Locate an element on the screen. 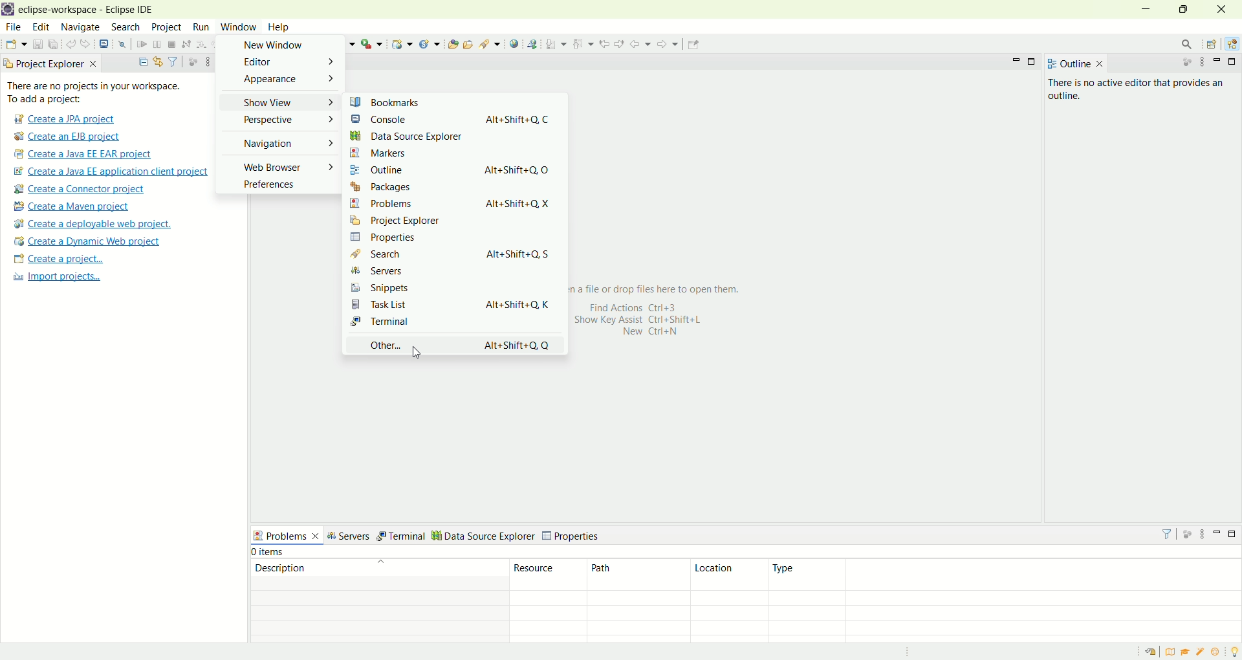  maximize is located at coordinates (1033, 61).